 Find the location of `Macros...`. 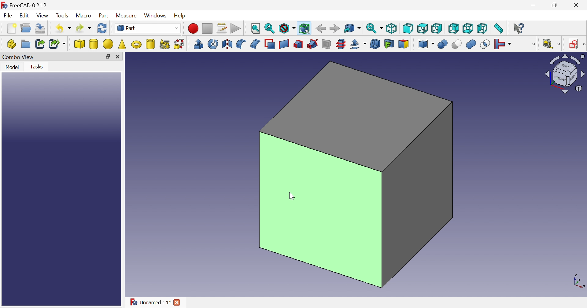

Macros... is located at coordinates (222, 29).